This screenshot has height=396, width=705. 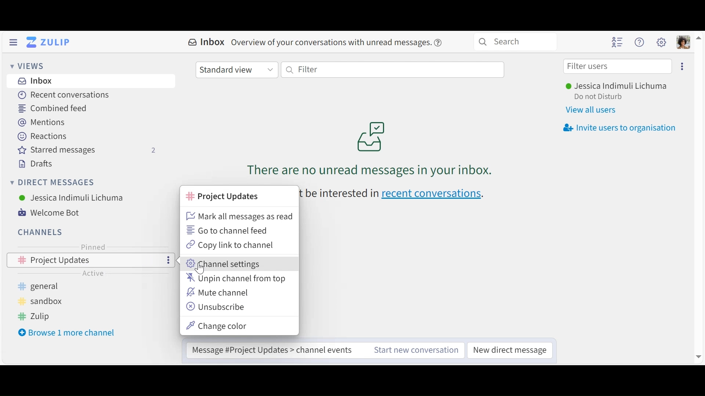 I want to click on Compose message, so click(x=274, y=348).